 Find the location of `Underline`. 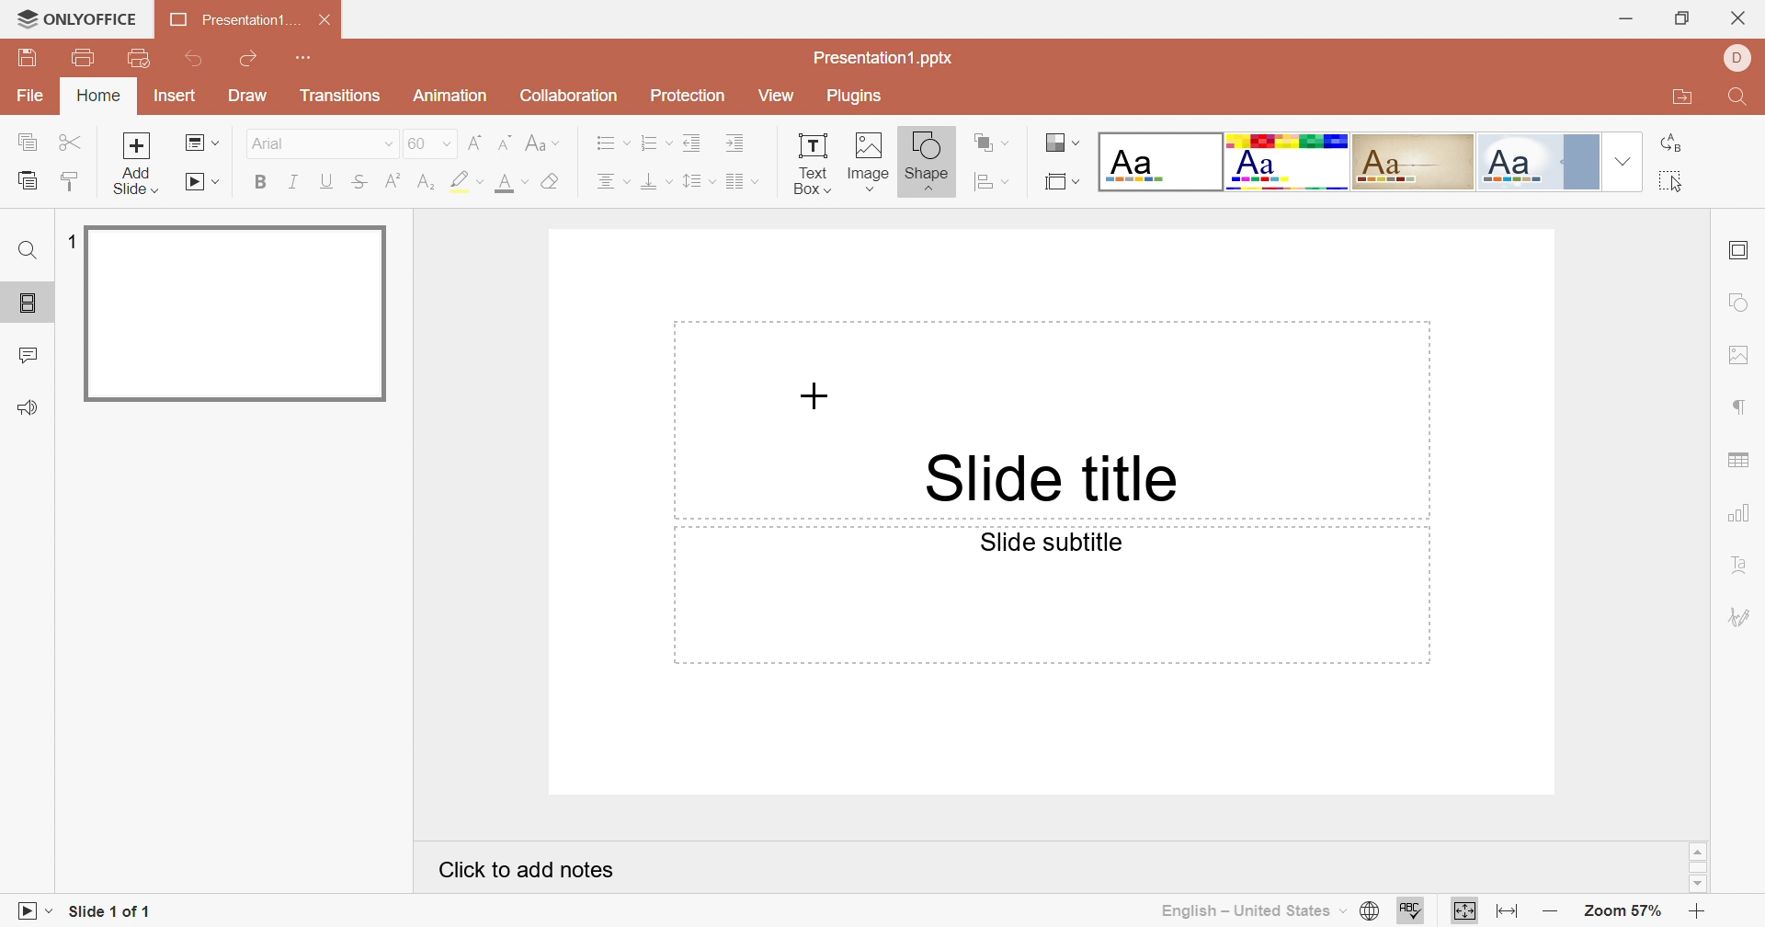

Underline is located at coordinates (326, 183).